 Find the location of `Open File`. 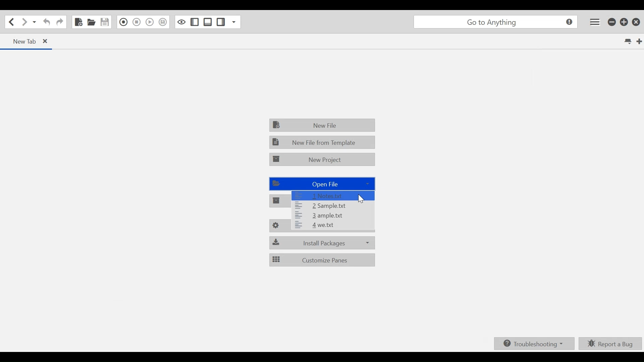

Open File is located at coordinates (91, 22).